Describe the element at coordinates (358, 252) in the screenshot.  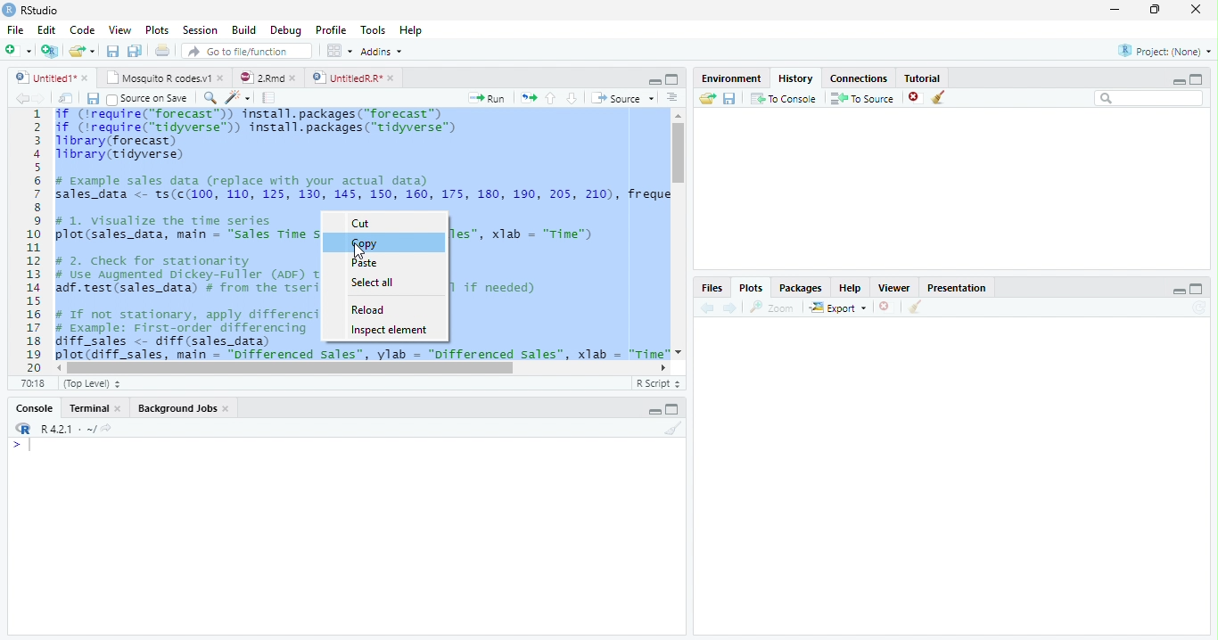
I see `Cursor` at that location.